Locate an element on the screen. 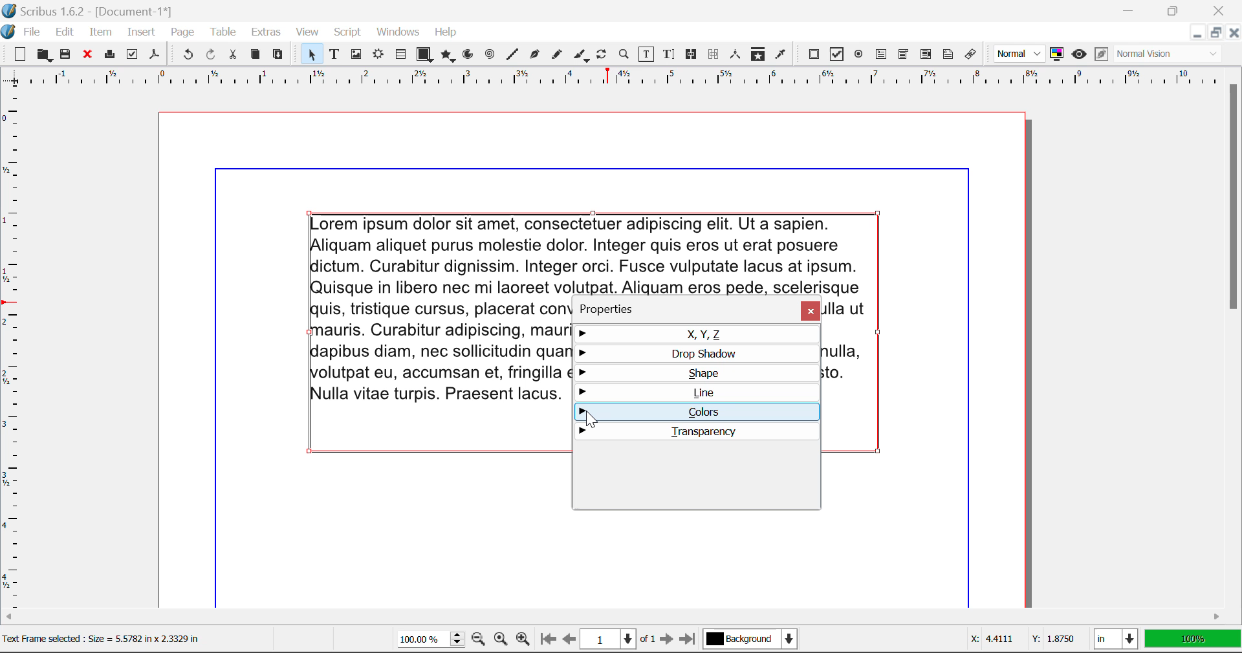 The height and width of the screenshot is (653, 1242). Close is located at coordinates (1233, 32).